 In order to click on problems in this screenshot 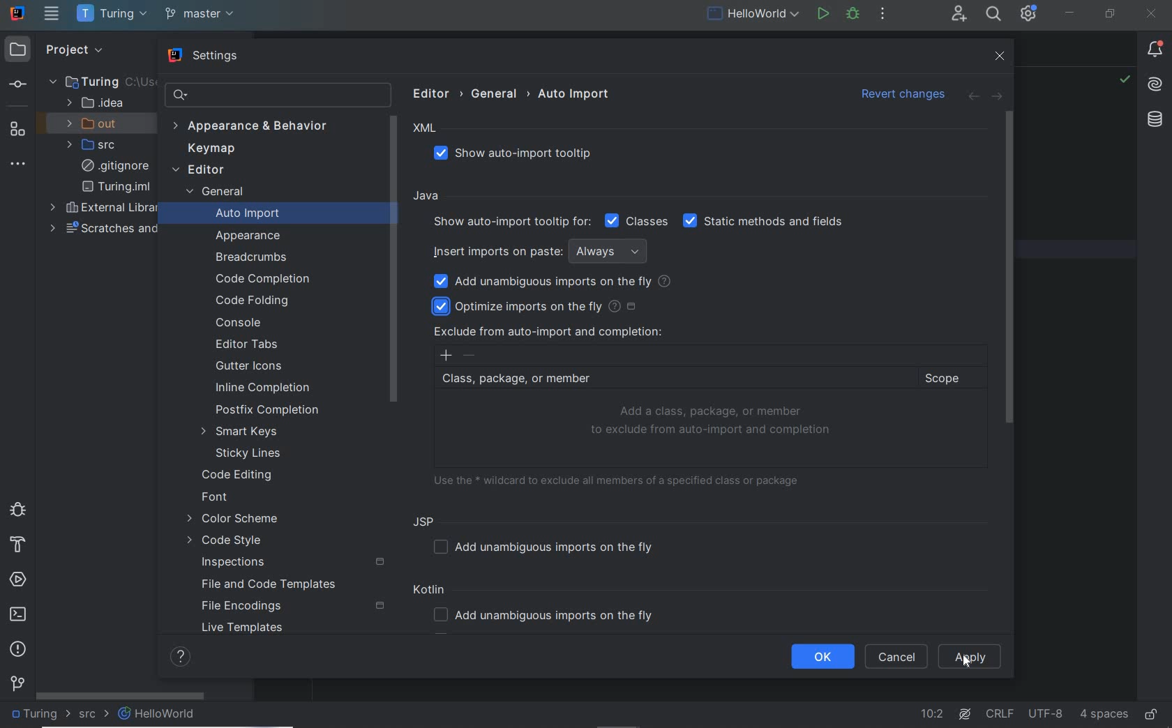, I will do `click(18, 649)`.